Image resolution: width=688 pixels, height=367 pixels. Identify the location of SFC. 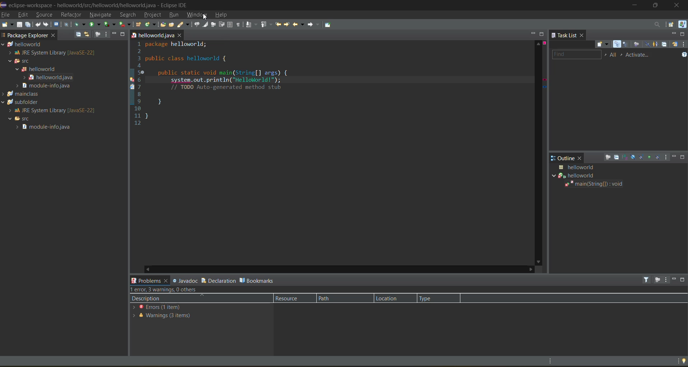
(20, 120).